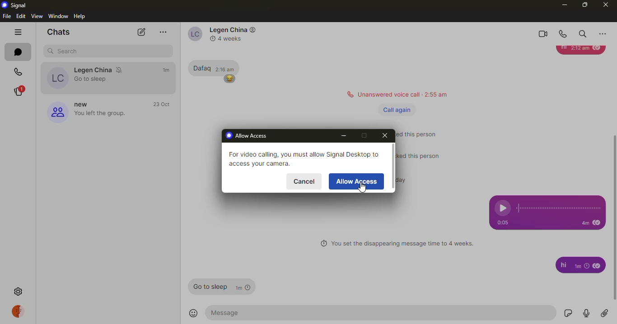 The width and height of the screenshot is (617, 324). What do you see at coordinates (161, 104) in the screenshot?
I see `time` at bounding box center [161, 104].